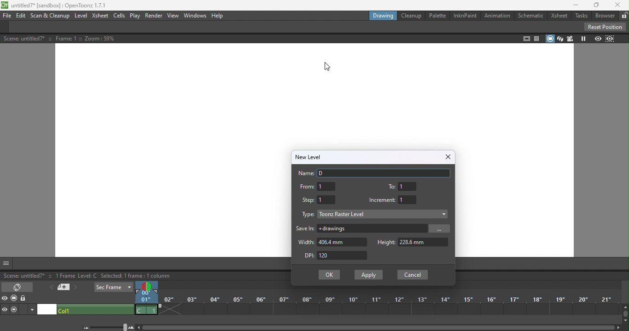  What do you see at coordinates (339, 256) in the screenshot?
I see `DPI` at bounding box center [339, 256].